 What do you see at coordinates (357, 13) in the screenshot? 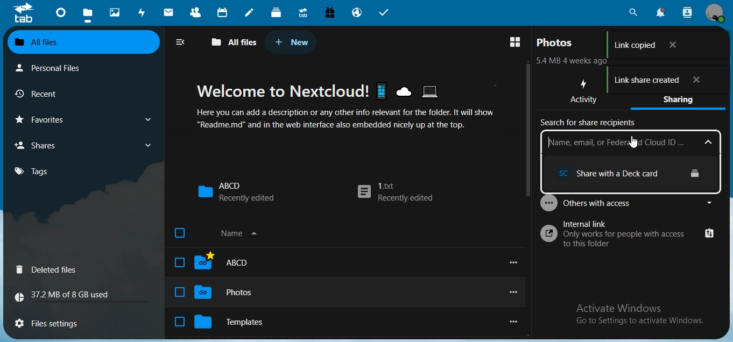
I see `email hosting` at bounding box center [357, 13].